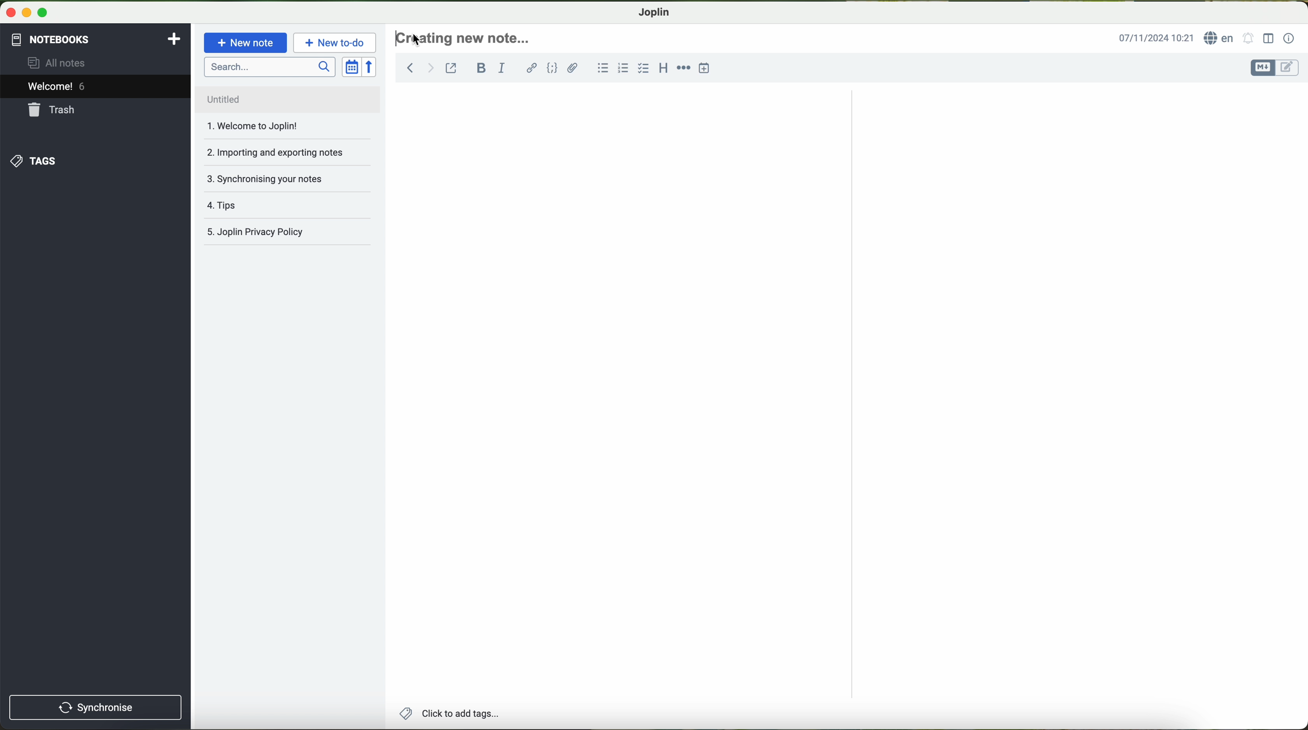  I want to click on checkbox, so click(644, 69).